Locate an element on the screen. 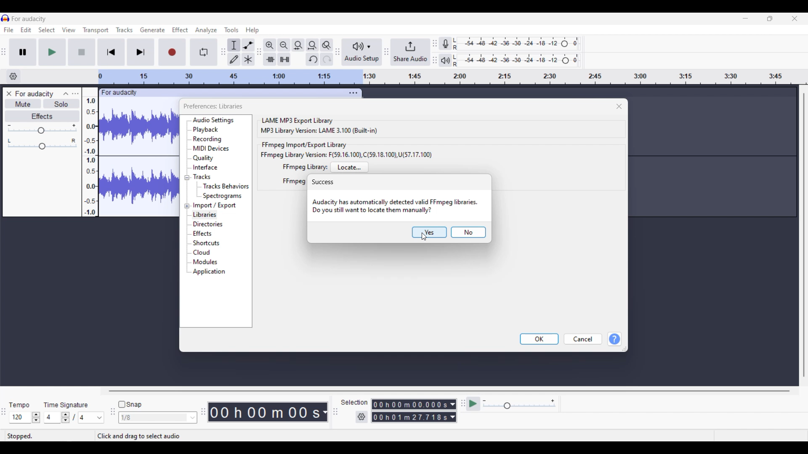  Close is located at coordinates (619, 106).